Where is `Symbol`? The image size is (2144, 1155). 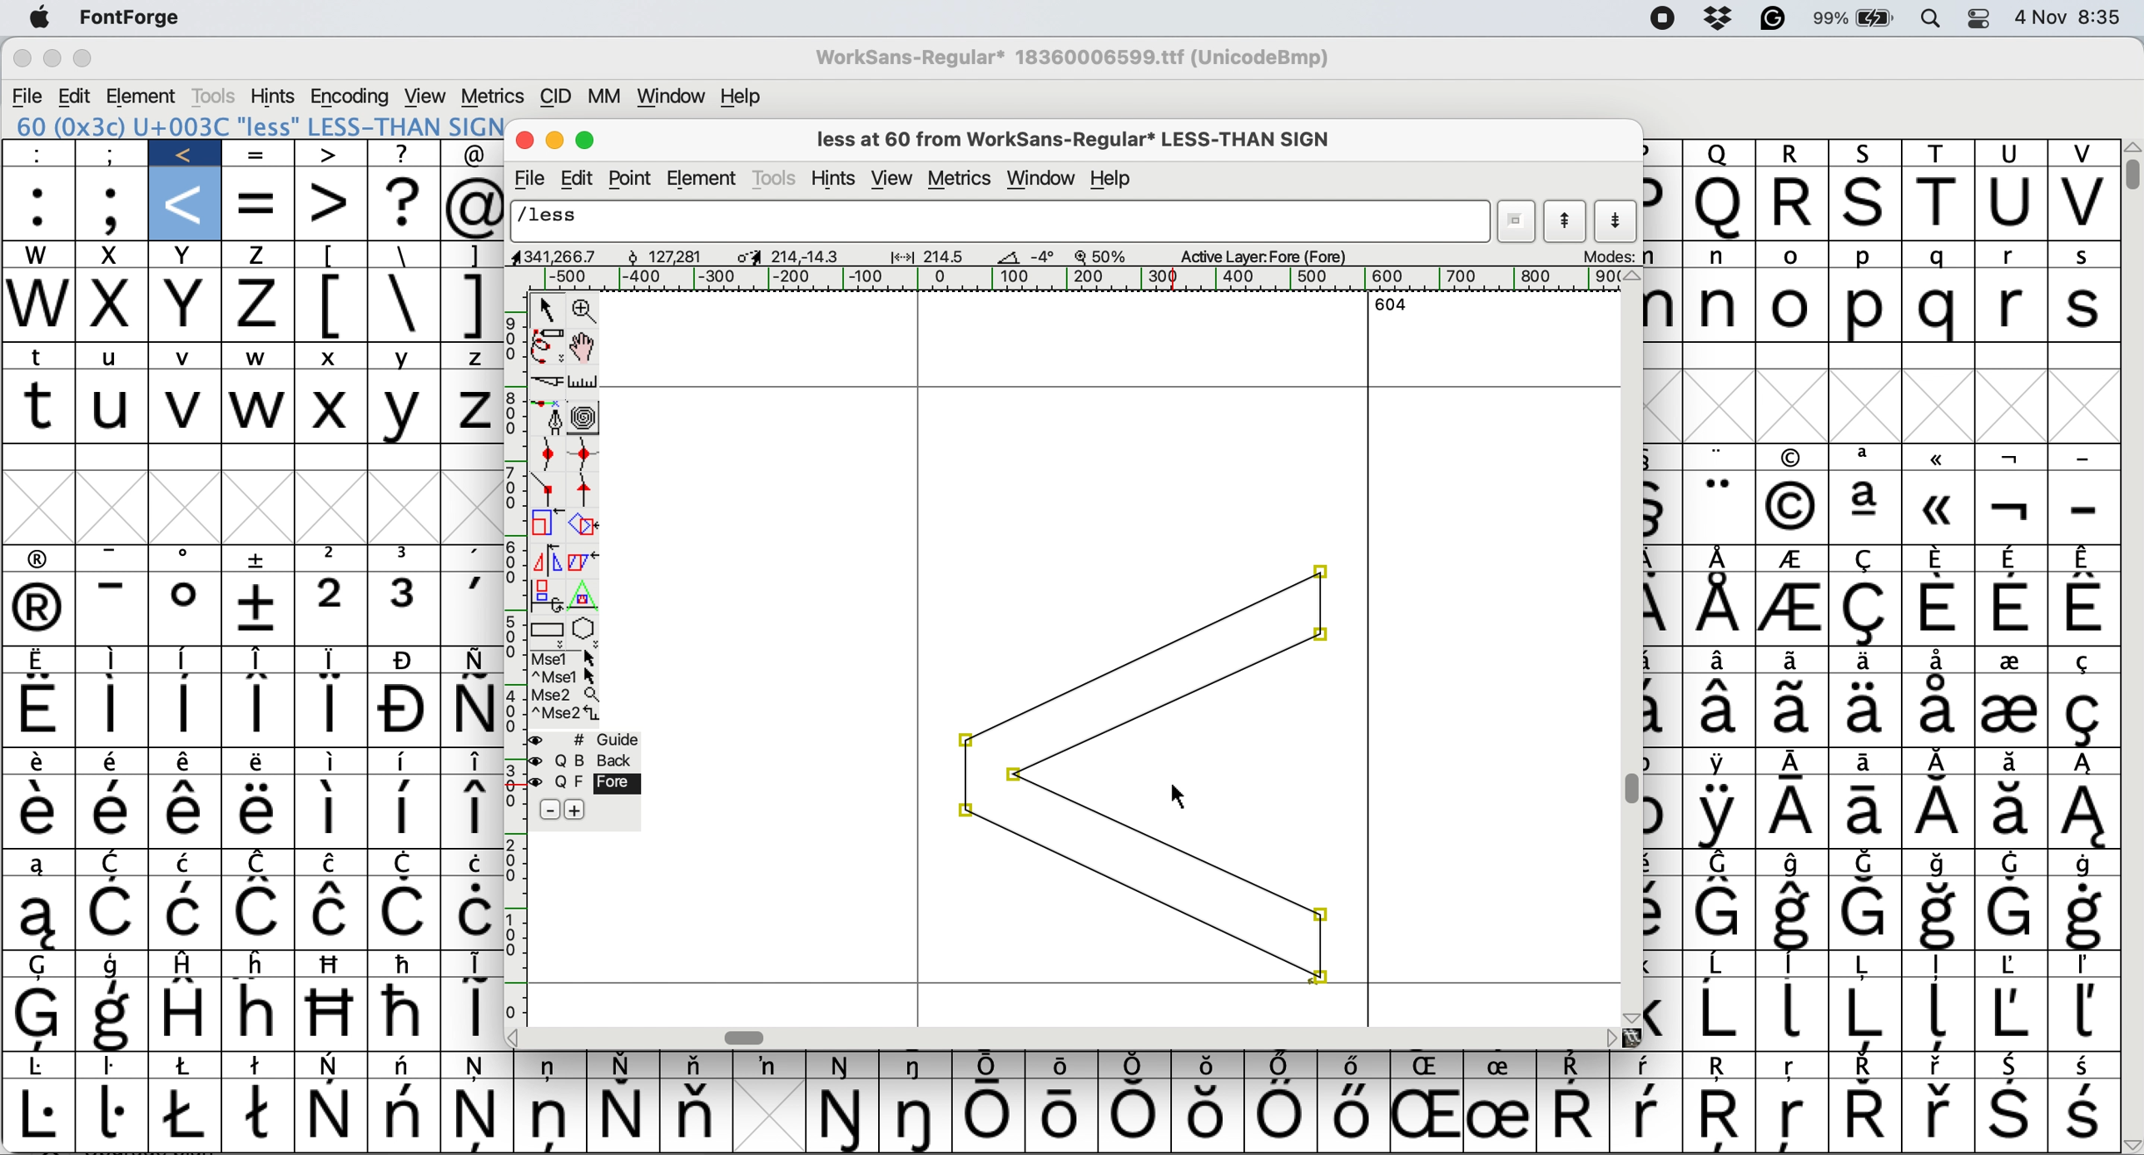 Symbol is located at coordinates (1866, 459).